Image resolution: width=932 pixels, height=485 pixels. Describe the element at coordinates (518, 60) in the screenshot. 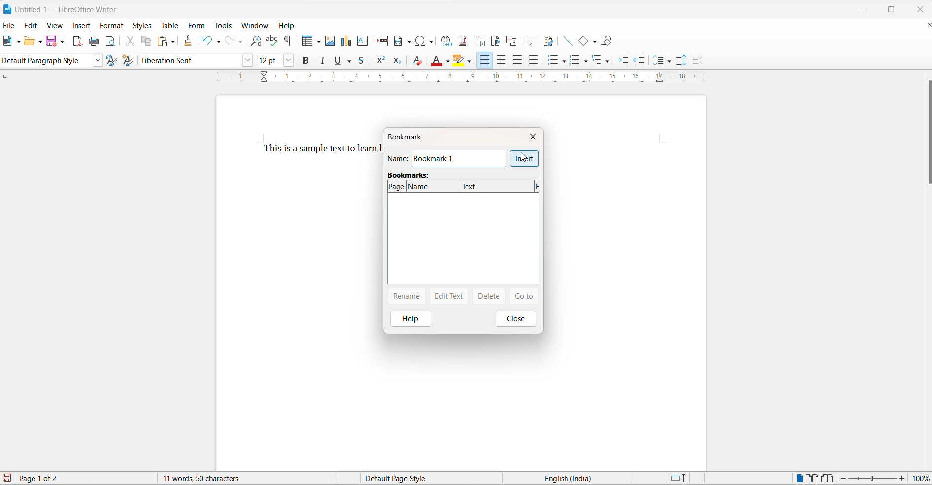

I see `text align left` at that location.